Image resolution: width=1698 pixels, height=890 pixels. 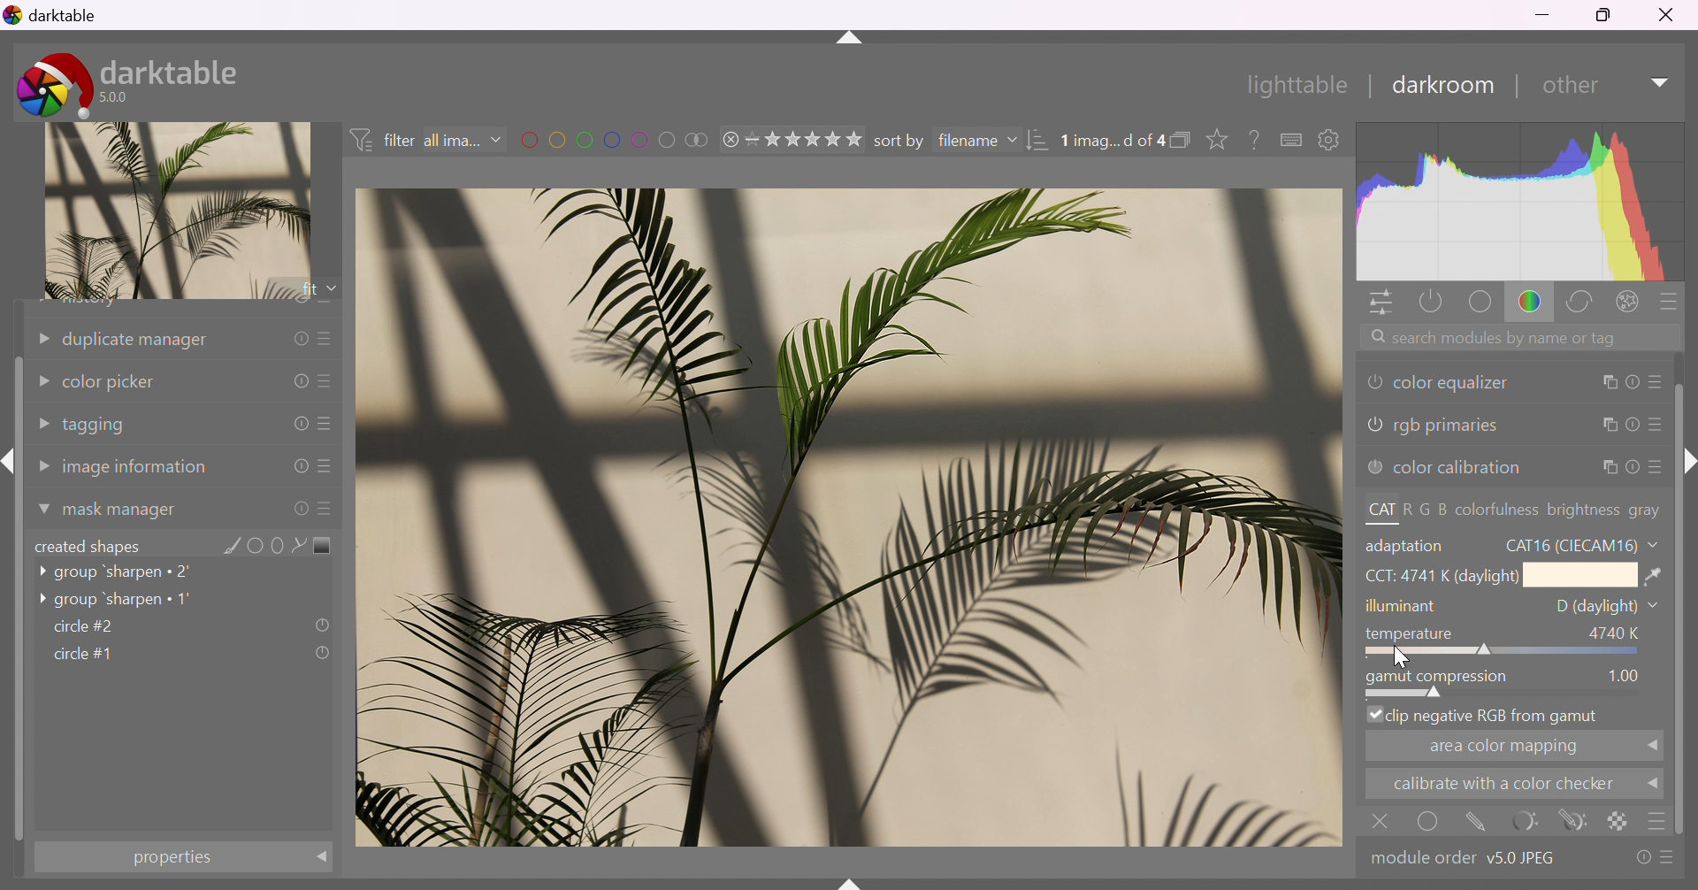 I want to click on rgb primaries, so click(x=1511, y=424).